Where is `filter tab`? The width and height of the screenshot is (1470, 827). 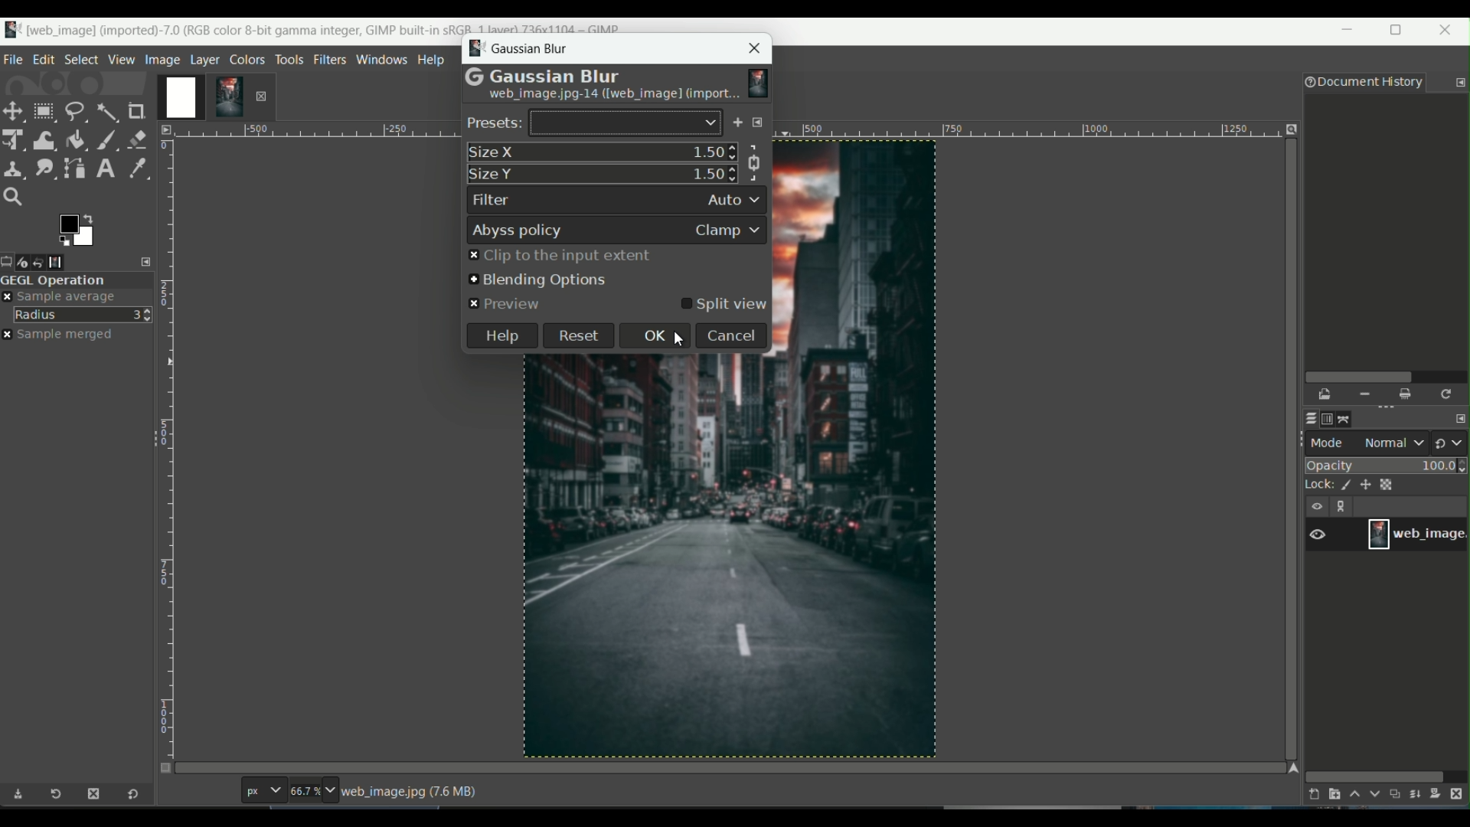 filter tab is located at coordinates (329, 58).